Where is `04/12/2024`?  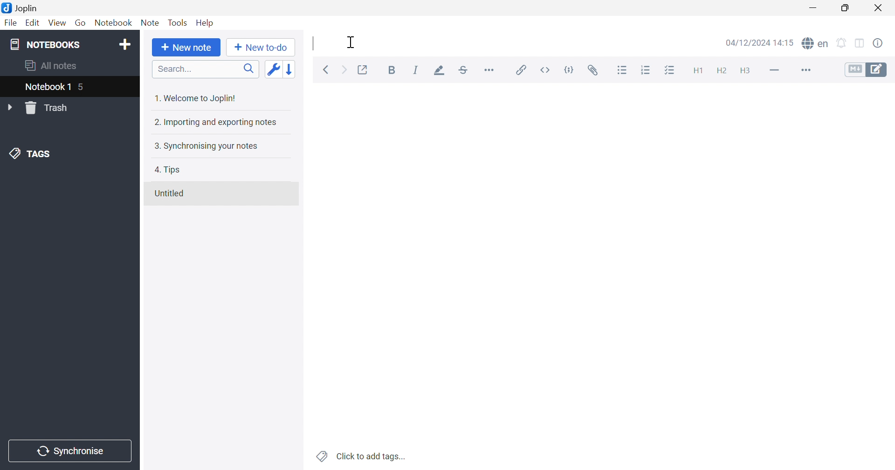 04/12/2024 is located at coordinates (749, 44).